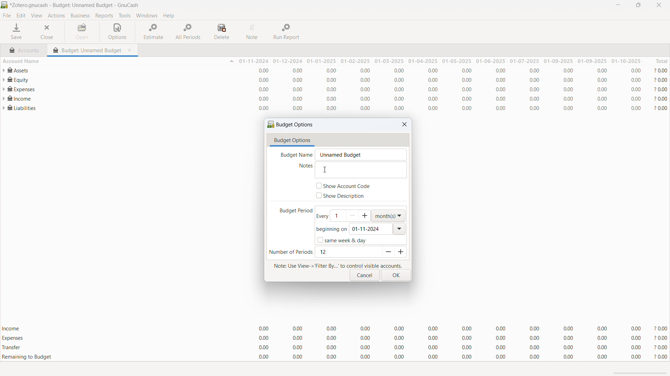 The image size is (670, 376). Describe the element at coordinates (348, 252) in the screenshot. I see `set number of periods` at that location.